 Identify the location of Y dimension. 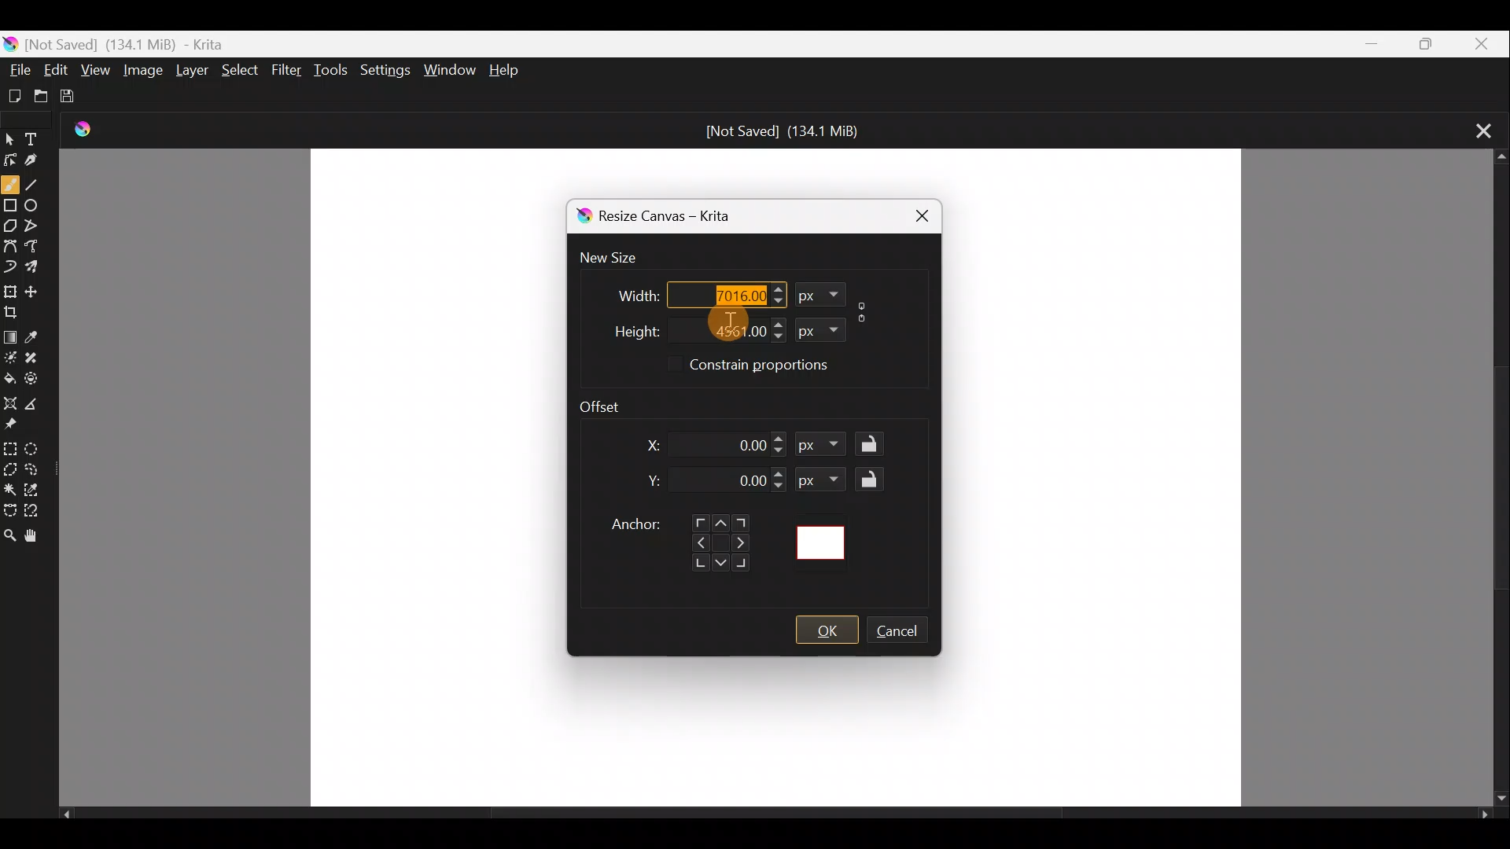
(650, 481).